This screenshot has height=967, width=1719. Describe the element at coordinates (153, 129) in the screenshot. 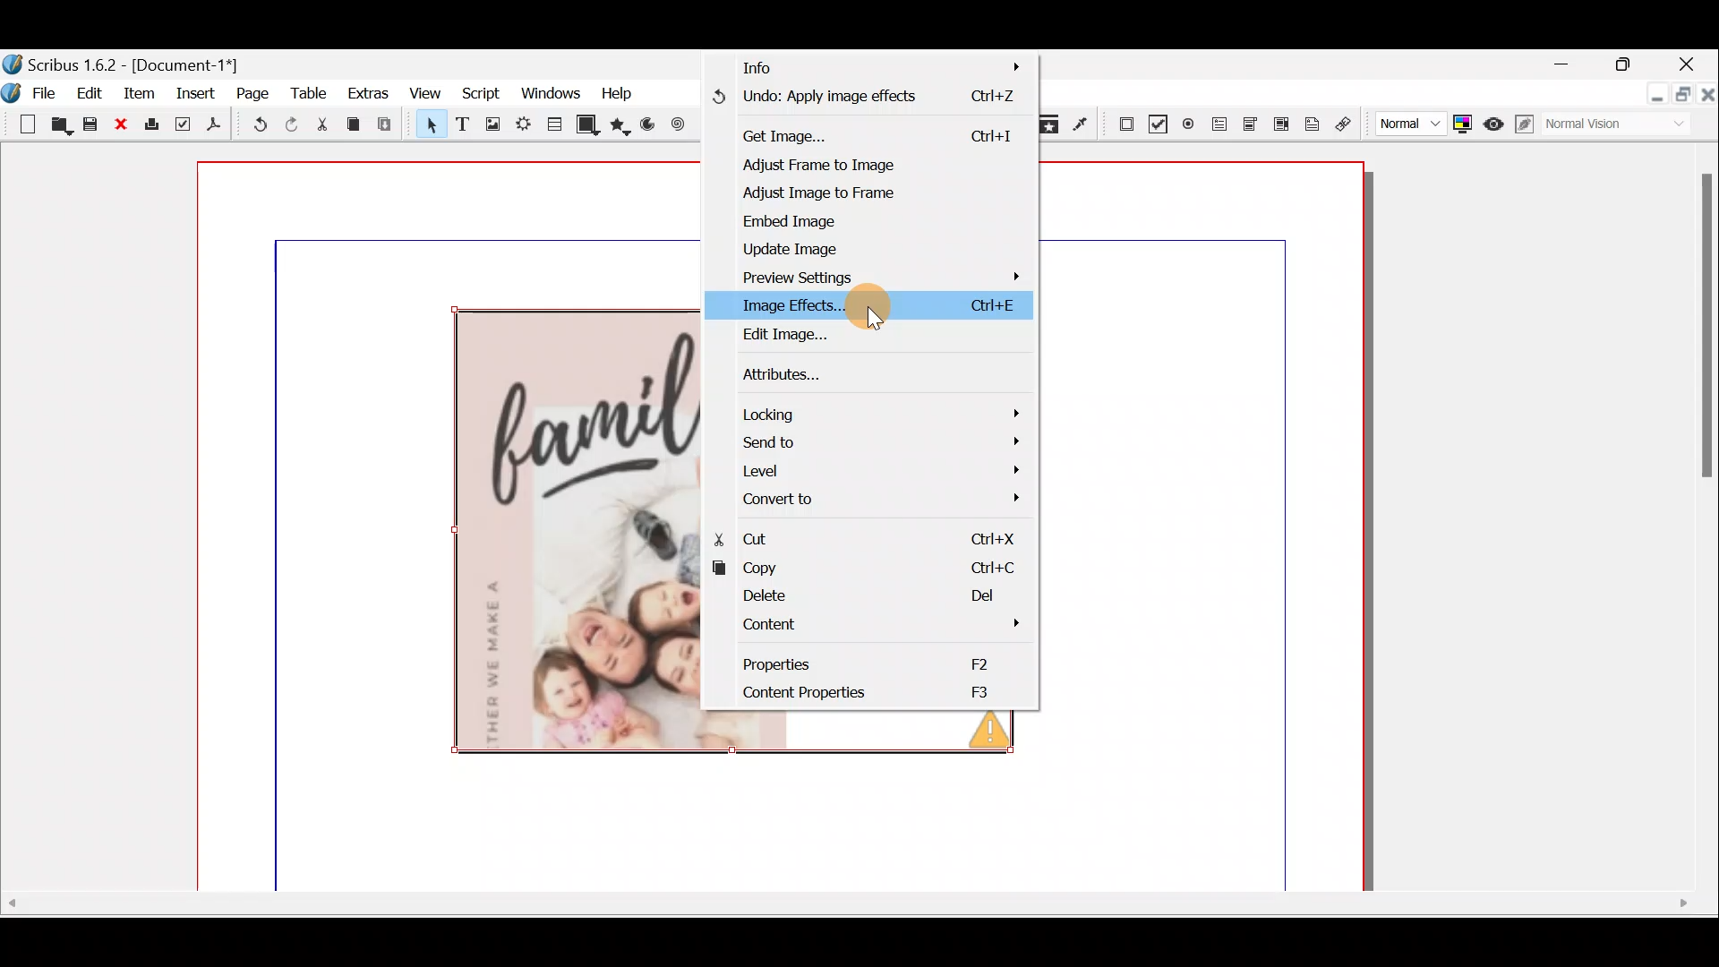

I see `Print` at that location.